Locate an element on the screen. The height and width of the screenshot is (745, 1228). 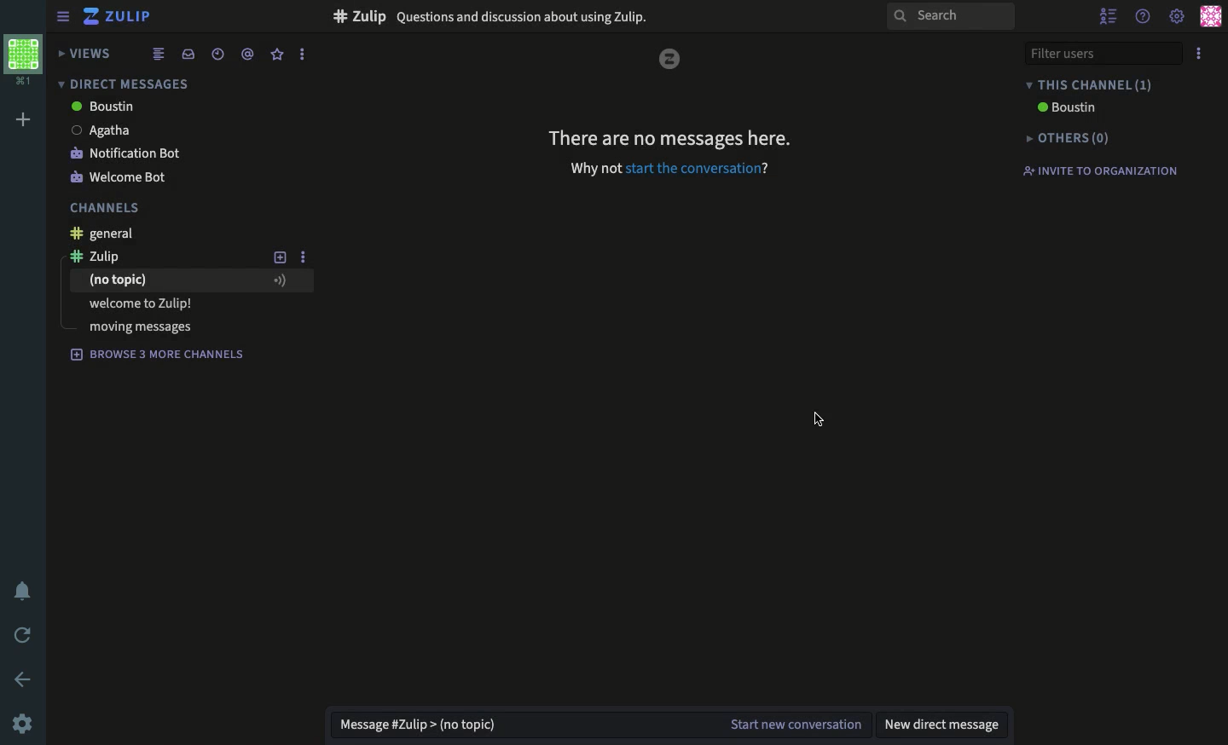
views is located at coordinates (86, 53).